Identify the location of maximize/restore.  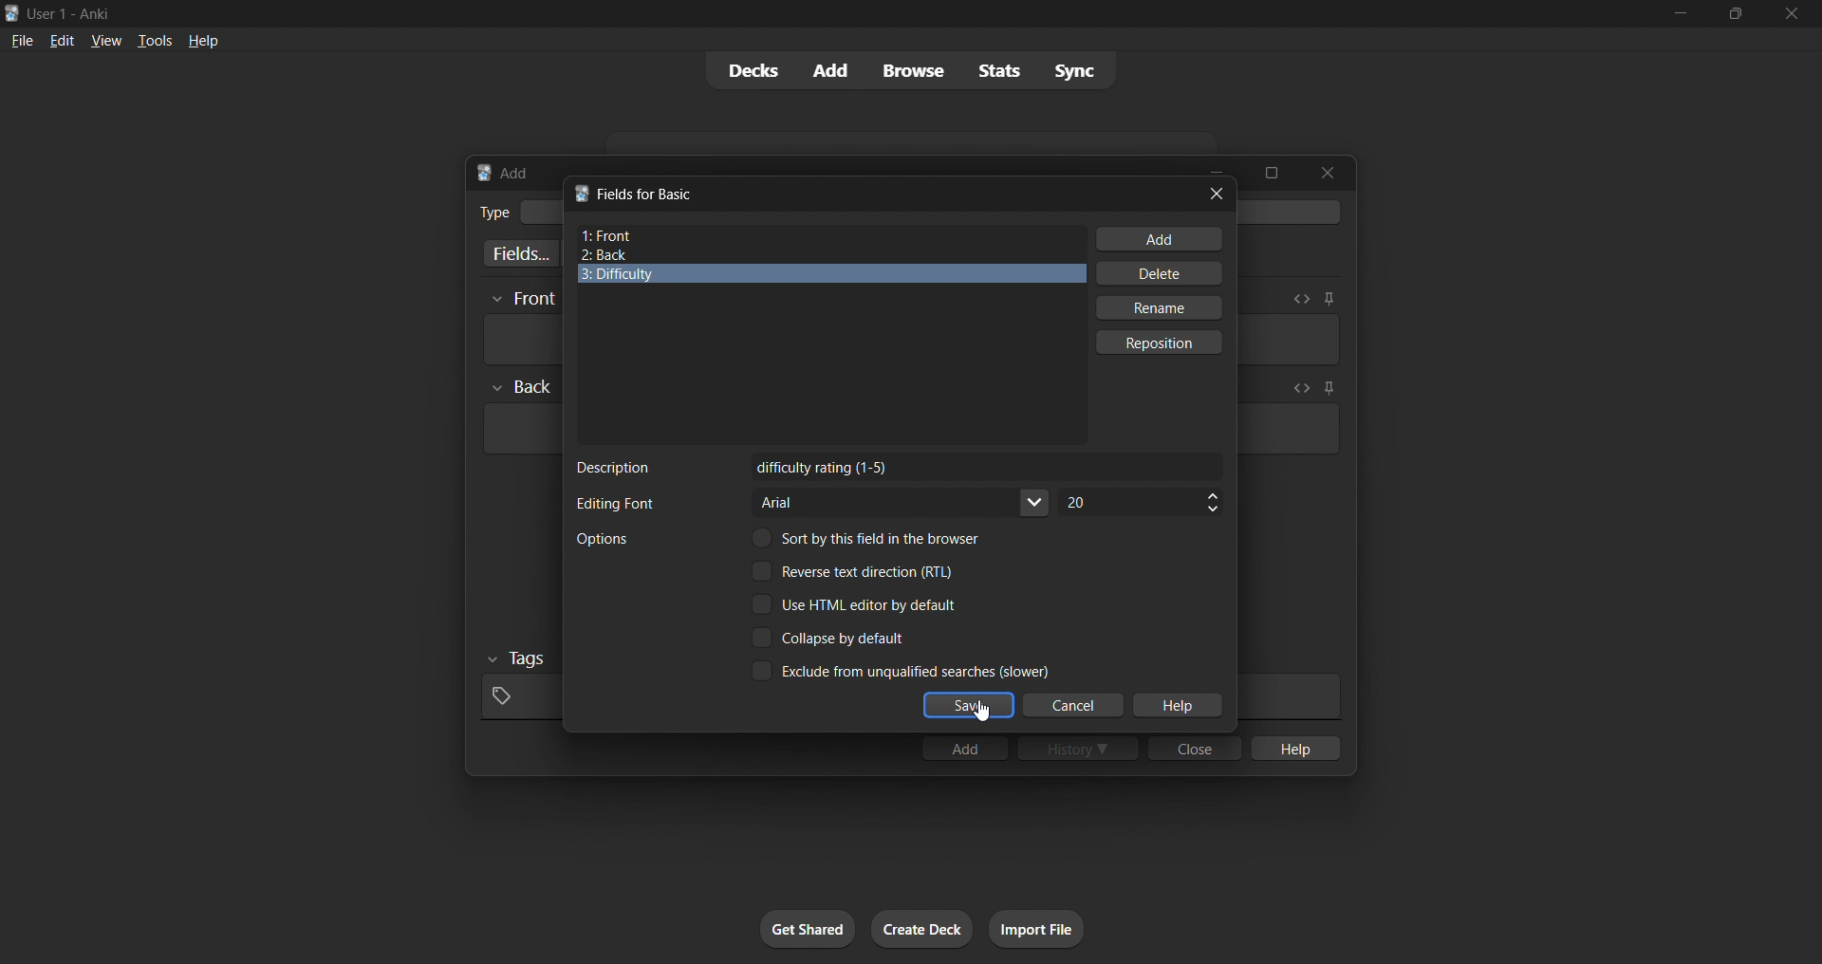
(1736, 14).